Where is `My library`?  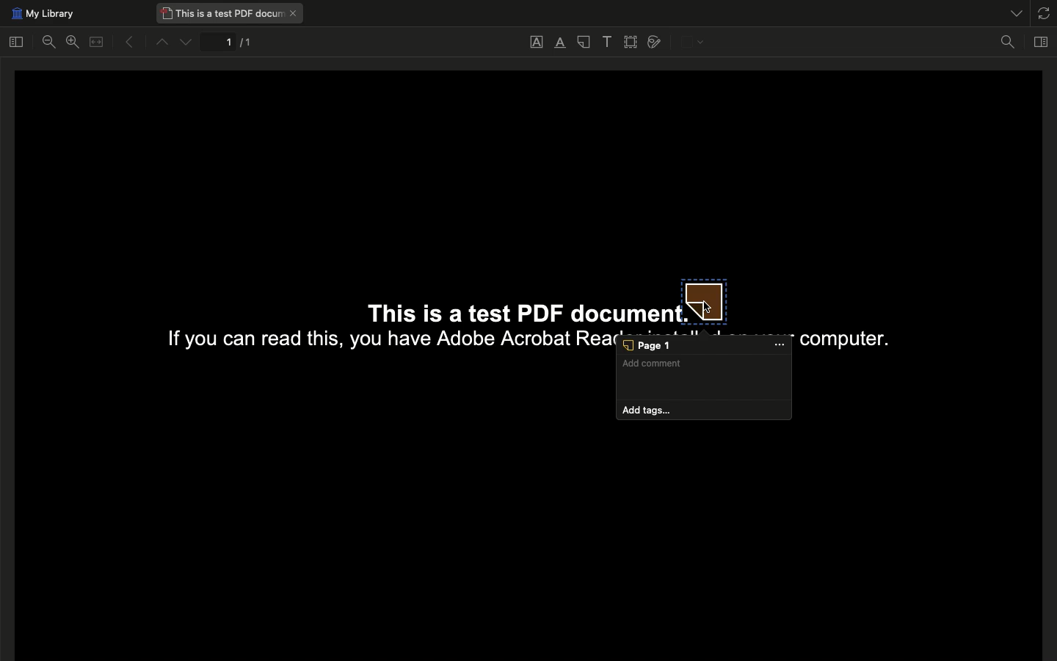 My library is located at coordinates (41, 14).